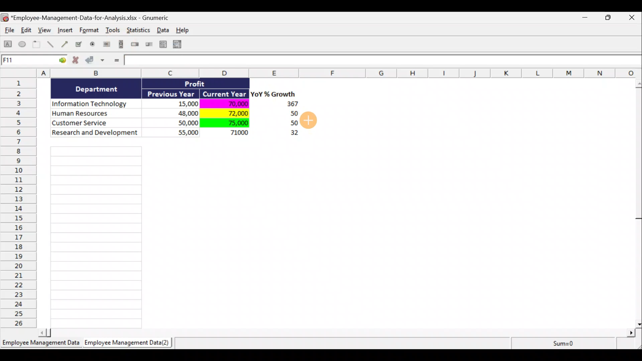  What do you see at coordinates (165, 30) in the screenshot?
I see `Data` at bounding box center [165, 30].